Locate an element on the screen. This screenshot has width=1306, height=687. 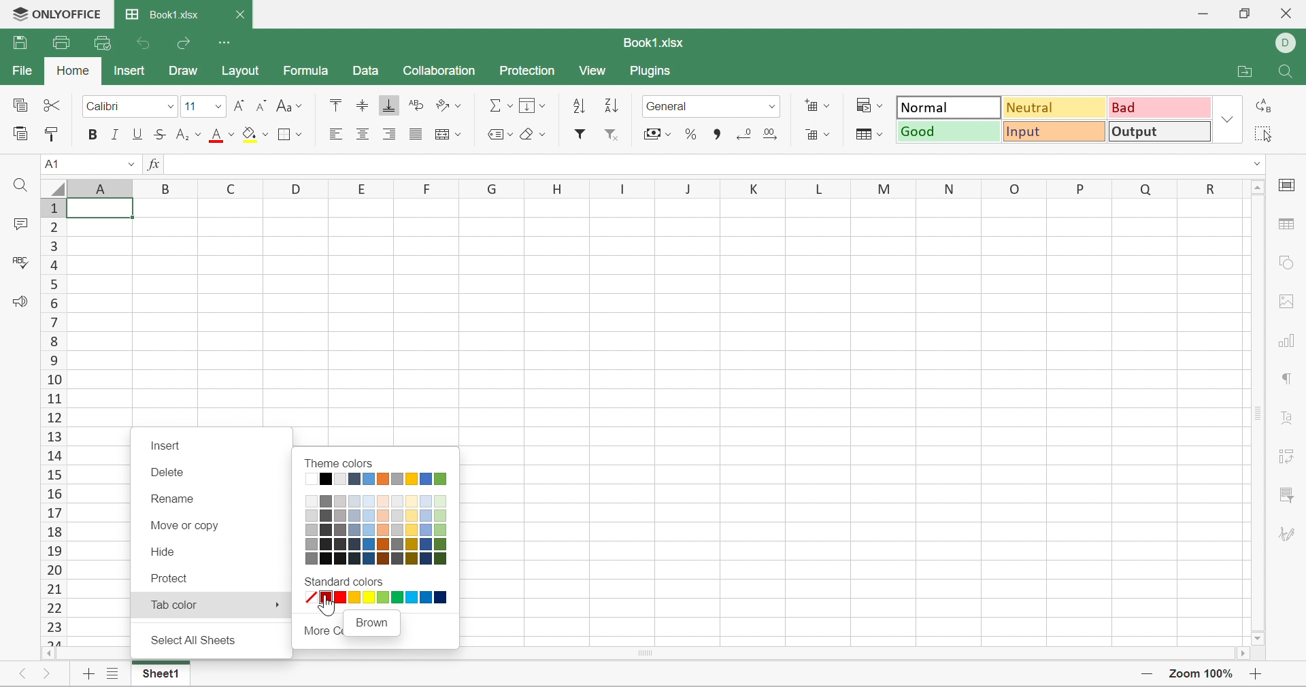
font dropdown is located at coordinates (169, 106).